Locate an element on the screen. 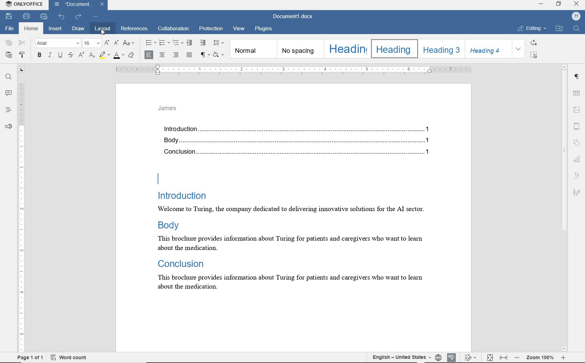 The width and height of the screenshot is (585, 363). save is located at coordinates (9, 16).